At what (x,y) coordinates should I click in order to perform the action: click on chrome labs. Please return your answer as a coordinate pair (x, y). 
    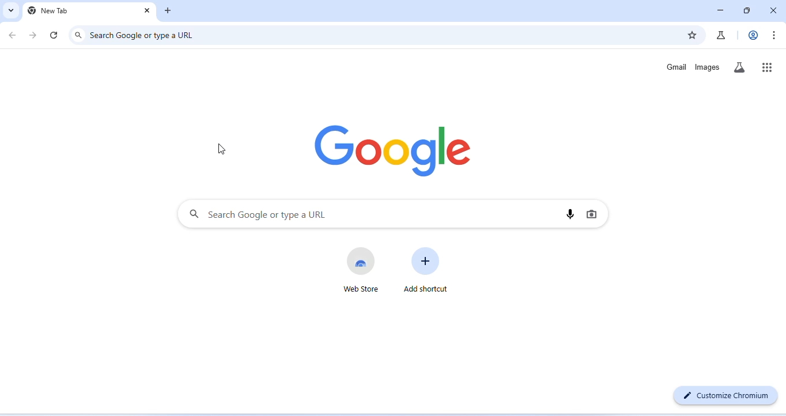
    Looking at the image, I should click on (721, 35).